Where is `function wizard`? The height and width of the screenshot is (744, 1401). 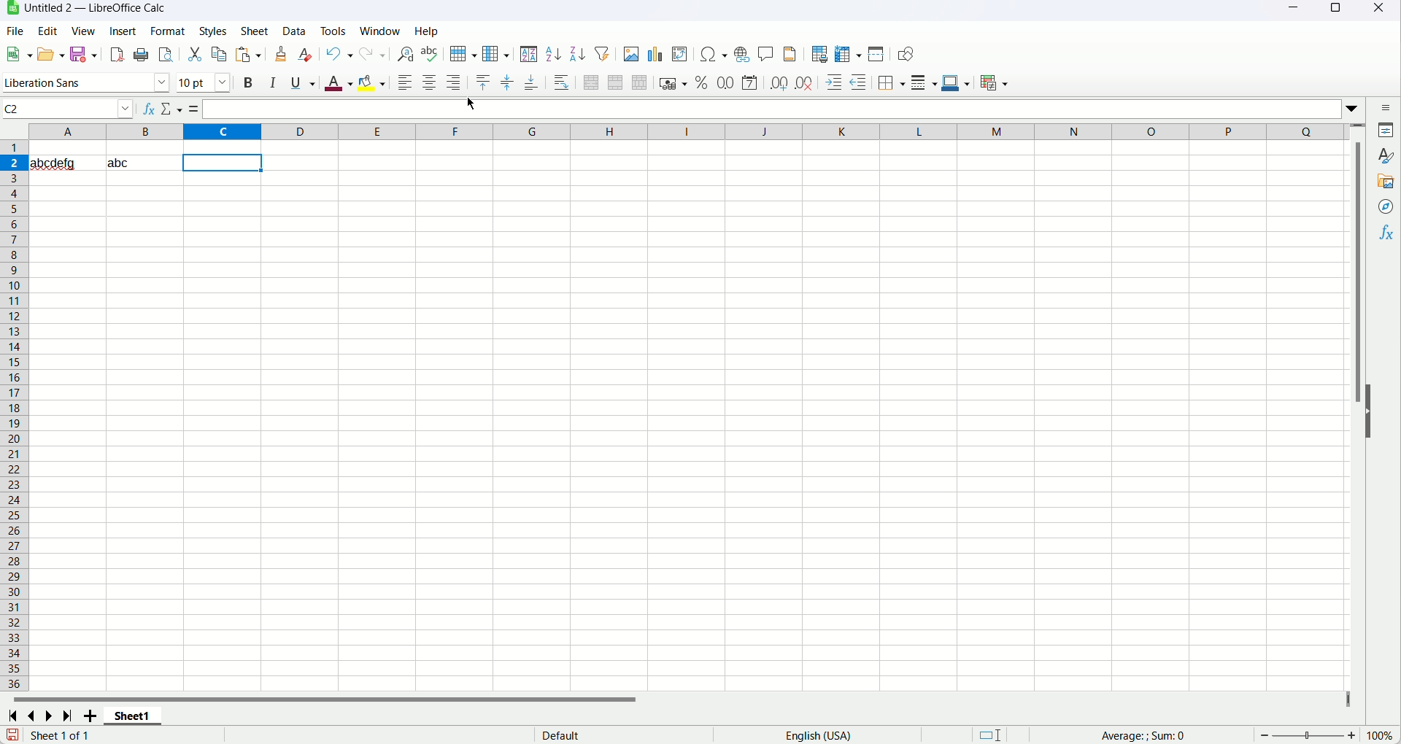
function wizard is located at coordinates (148, 108).